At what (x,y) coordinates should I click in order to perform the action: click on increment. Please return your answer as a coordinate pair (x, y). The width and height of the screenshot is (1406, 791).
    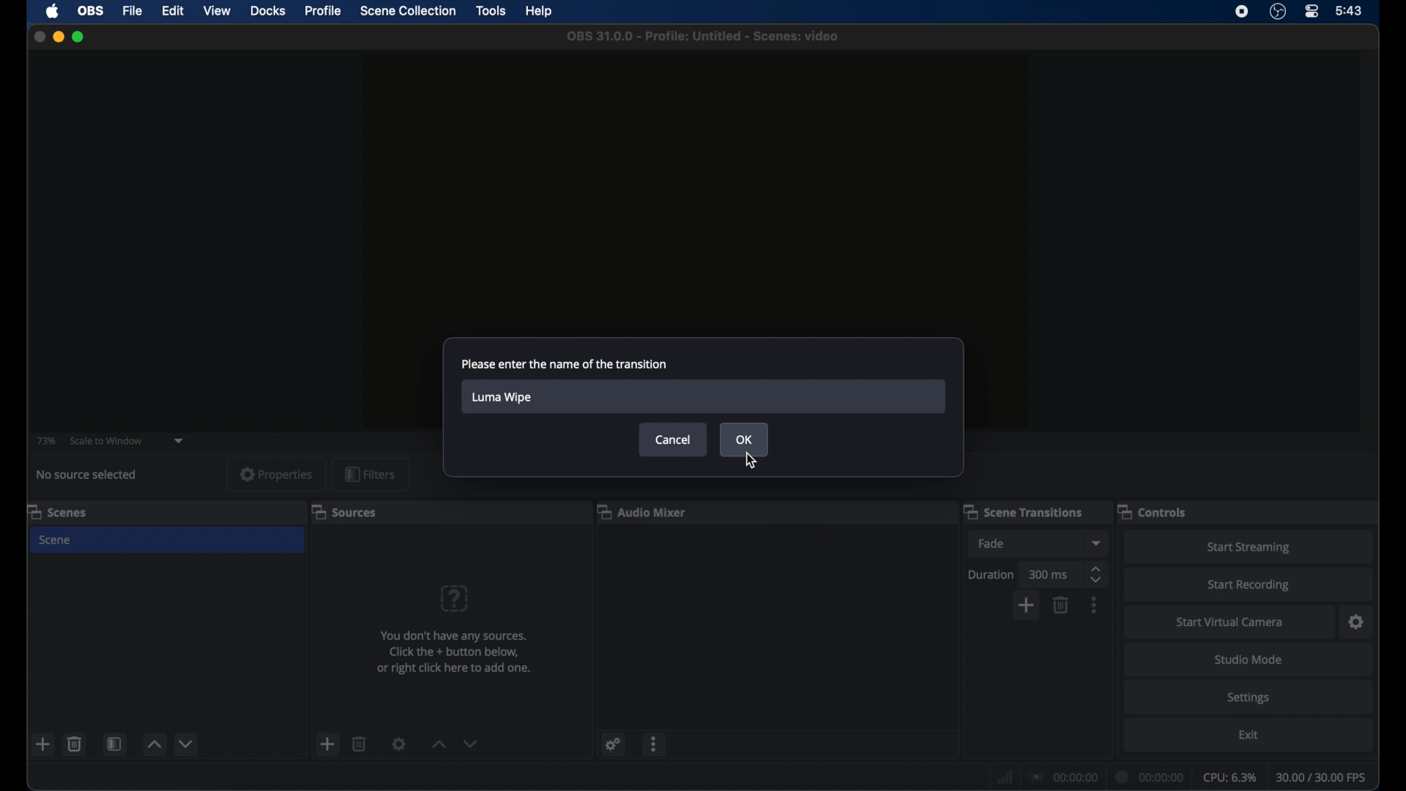
    Looking at the image, I should click on (439, 744).